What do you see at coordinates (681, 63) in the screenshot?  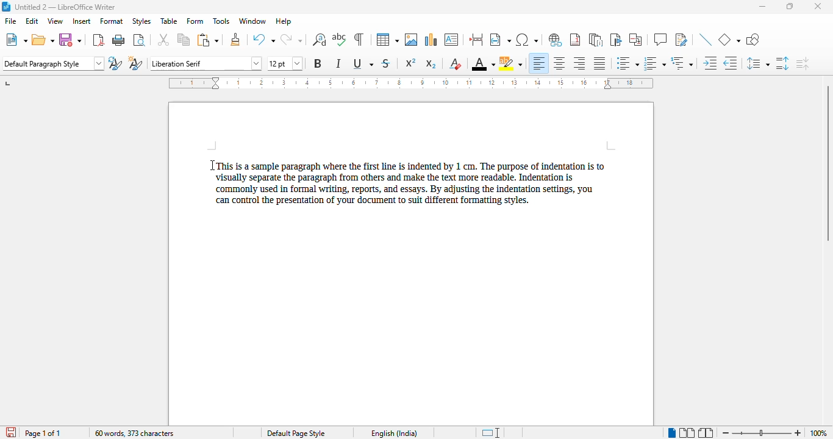 I see `select outline format` at bounding box center [681, 63].